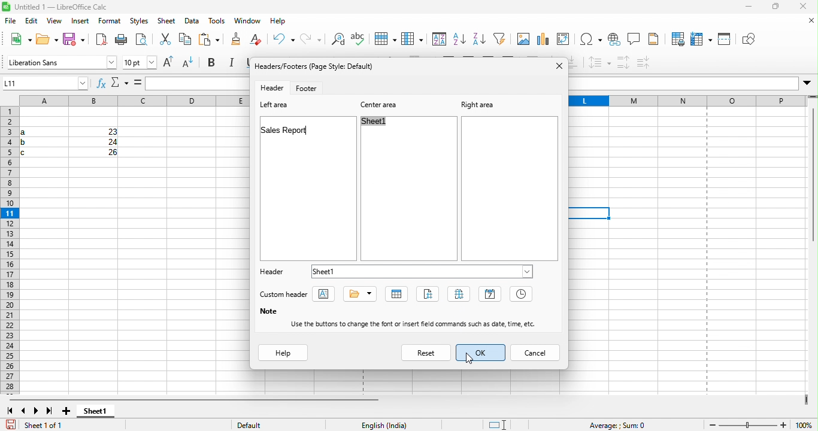 The height and width of the screenshot is (431, 818). What do you see at coordinates (9, 251) in the screenshot?
I see `rows` at bounding box center [9, 251].